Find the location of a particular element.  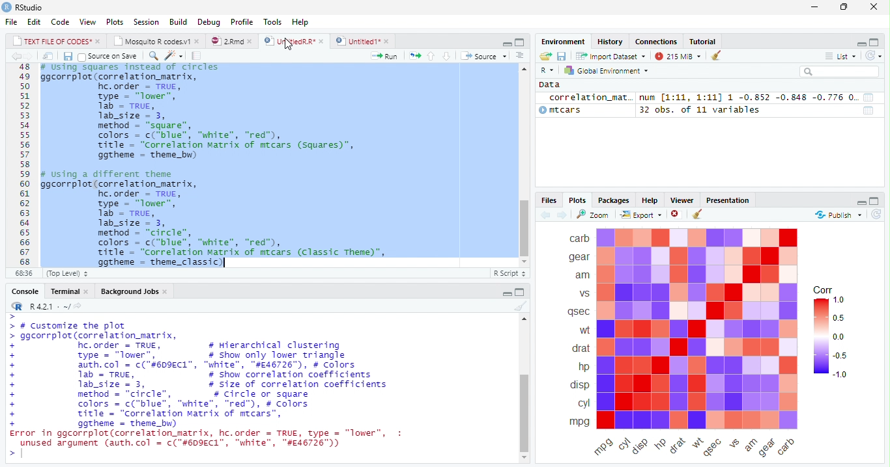

go back is located at coordinates (544, 216).